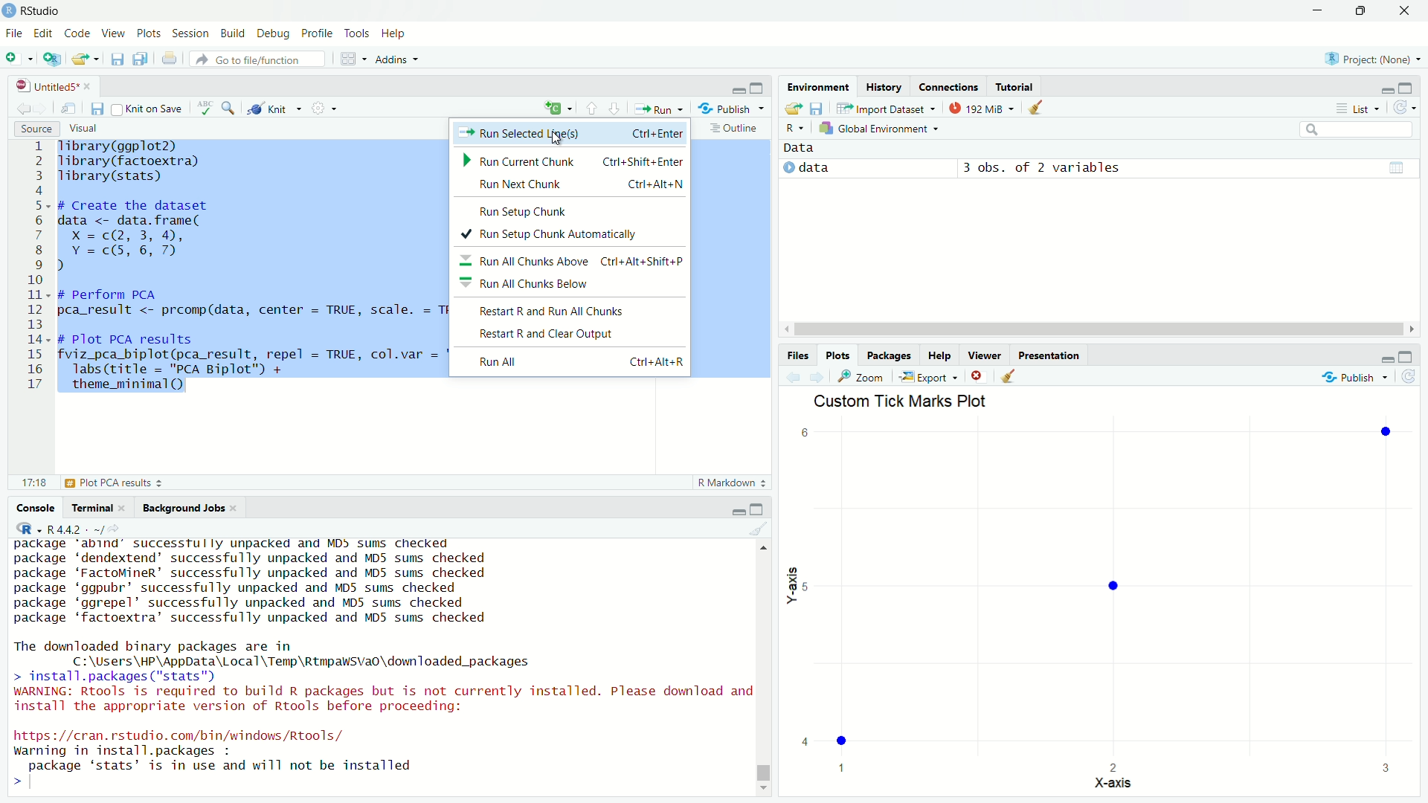  What do you see at coordinates (207, 108) in the screenshot?
I see `spelling check` at bounding box center [207, 108].